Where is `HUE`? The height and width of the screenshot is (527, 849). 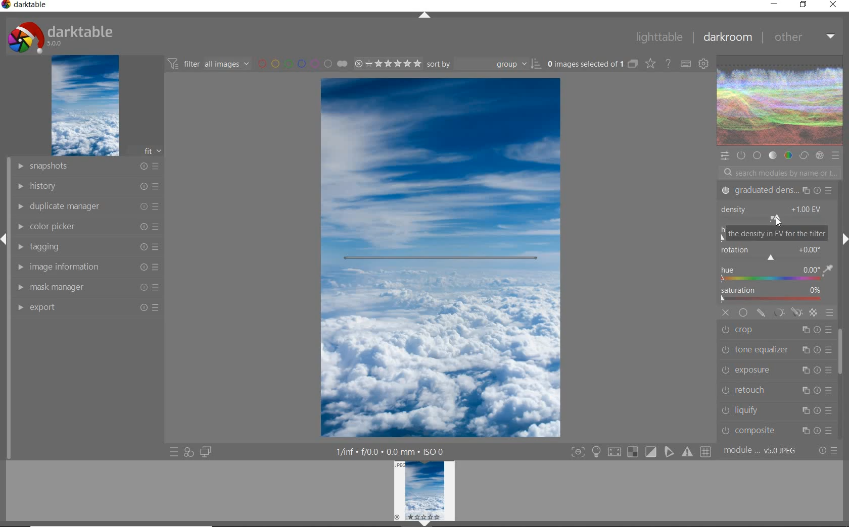
HUE is located at coordinates (777, 275).